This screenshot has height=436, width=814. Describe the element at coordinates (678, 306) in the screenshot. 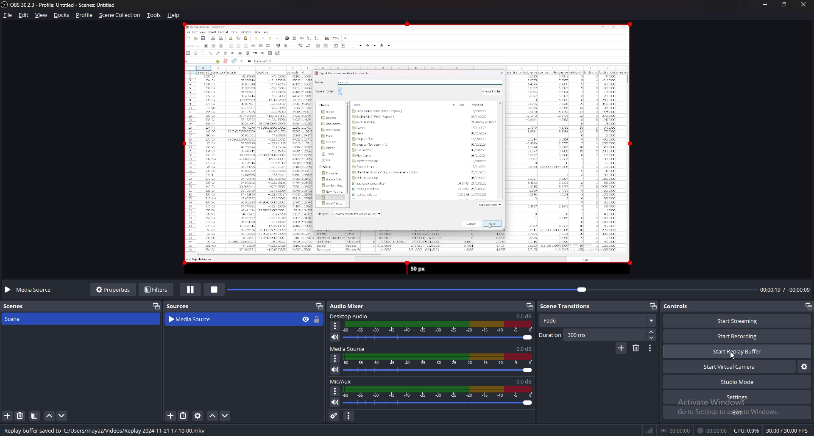

I see `controls` at that location.